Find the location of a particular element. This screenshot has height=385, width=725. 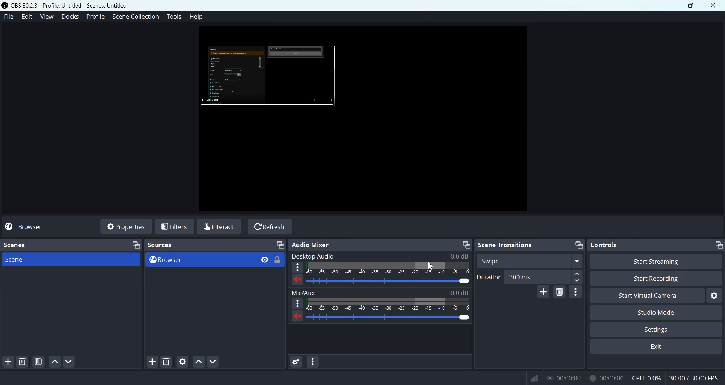

Remove Selected Scene is located at coordinates (23, 362).